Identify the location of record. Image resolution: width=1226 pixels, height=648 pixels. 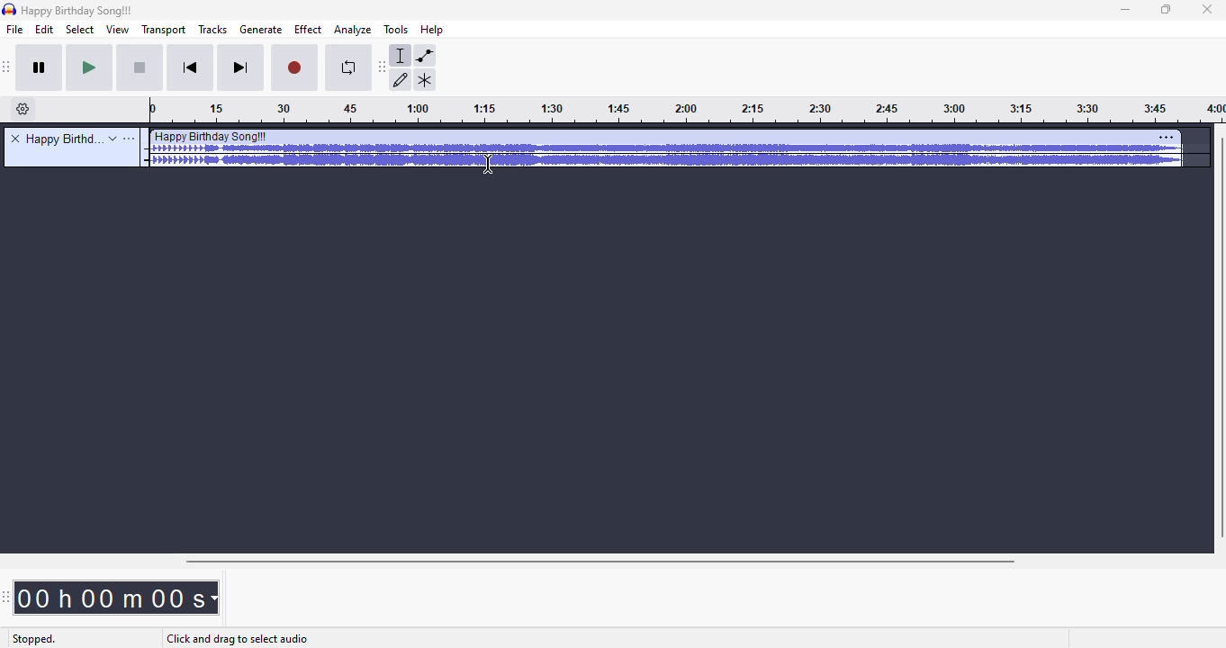
(295, 69).